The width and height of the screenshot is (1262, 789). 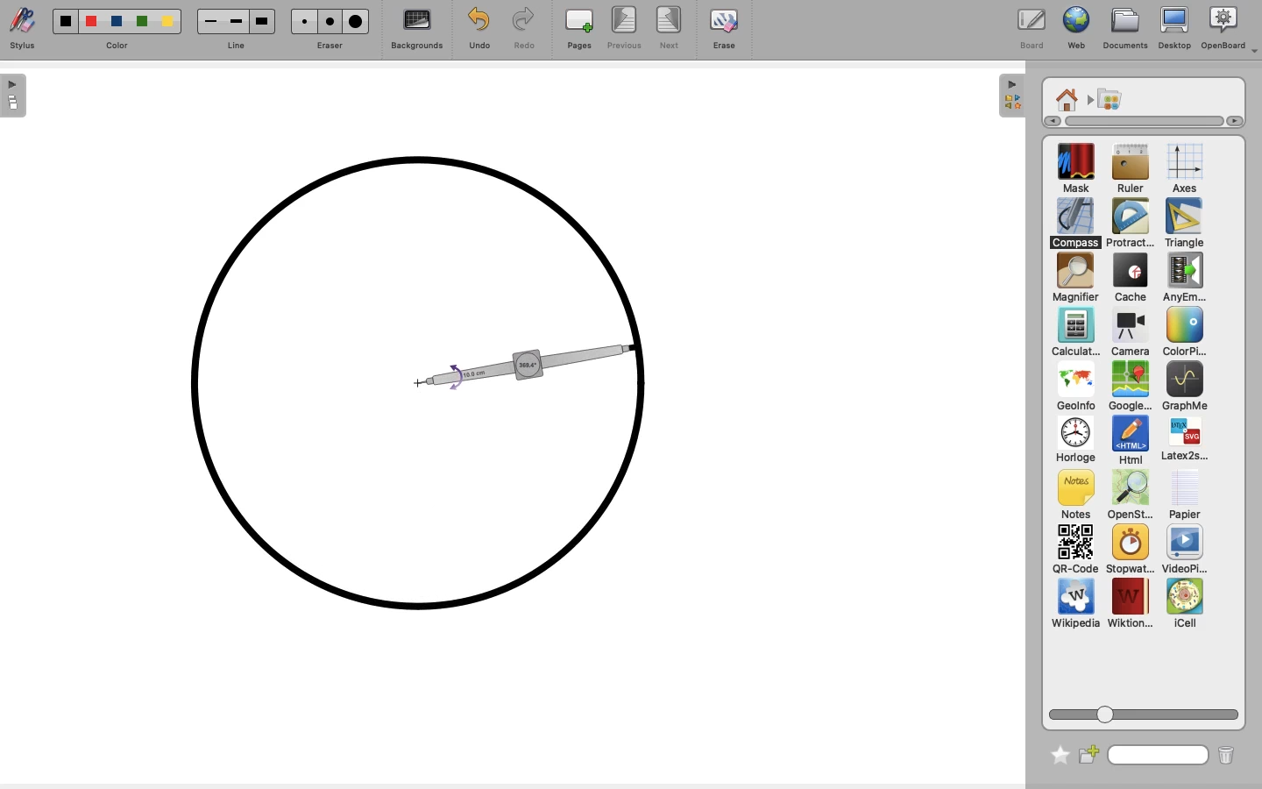 What do you see at coordinates (1136, 121) in the screenshot?
I see `Scroll` at bounding box center [1136, 121].